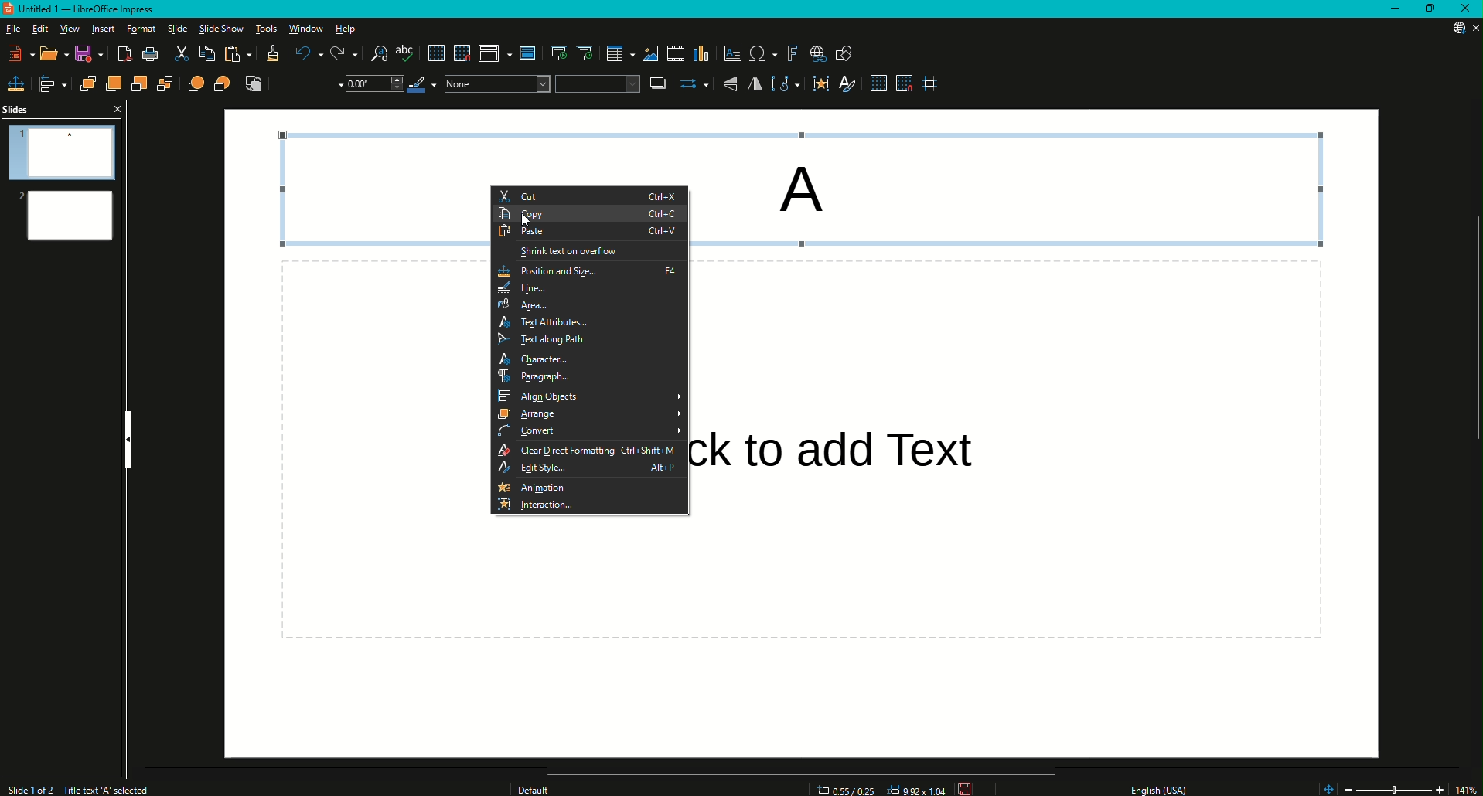  What do you see at coordinates (588, 413) in the screenshot?
I see `Arrange` at bounding box center [588, 413].